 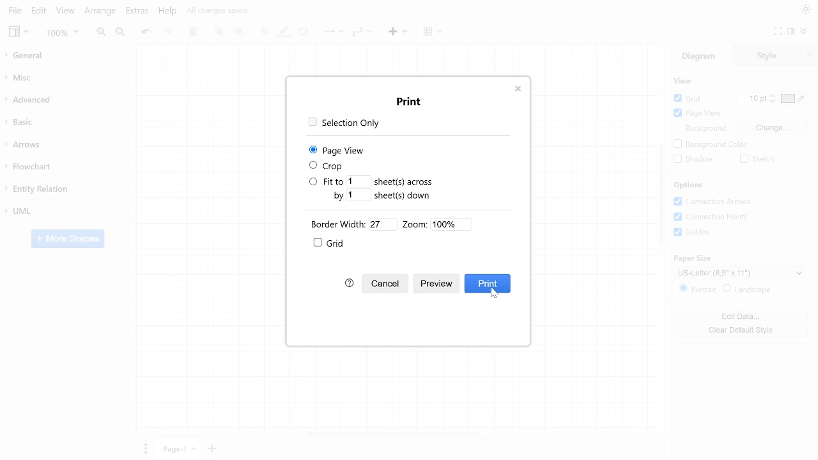 I want to click on More shapes, so click(x=70, y=239).